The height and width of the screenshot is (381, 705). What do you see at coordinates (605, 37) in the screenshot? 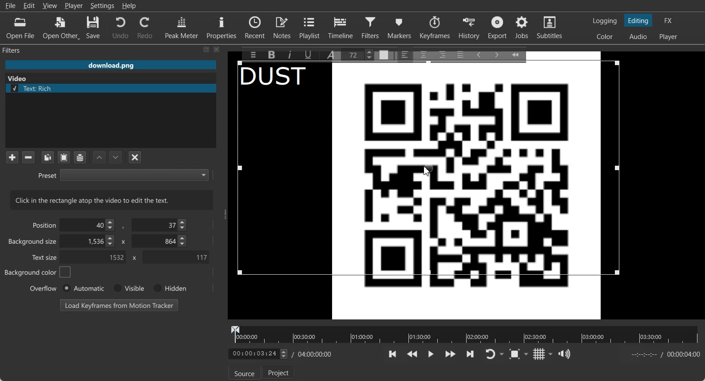
I see `Switching to the Color layout` at bounding box center [605, 37].